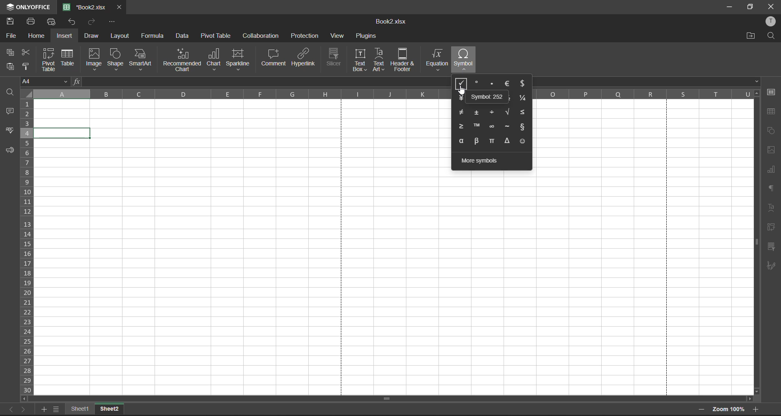  What do you see at coordinates (757, 94) in the screenshot?
I see `scroll up` at bounding box center [757, 94].